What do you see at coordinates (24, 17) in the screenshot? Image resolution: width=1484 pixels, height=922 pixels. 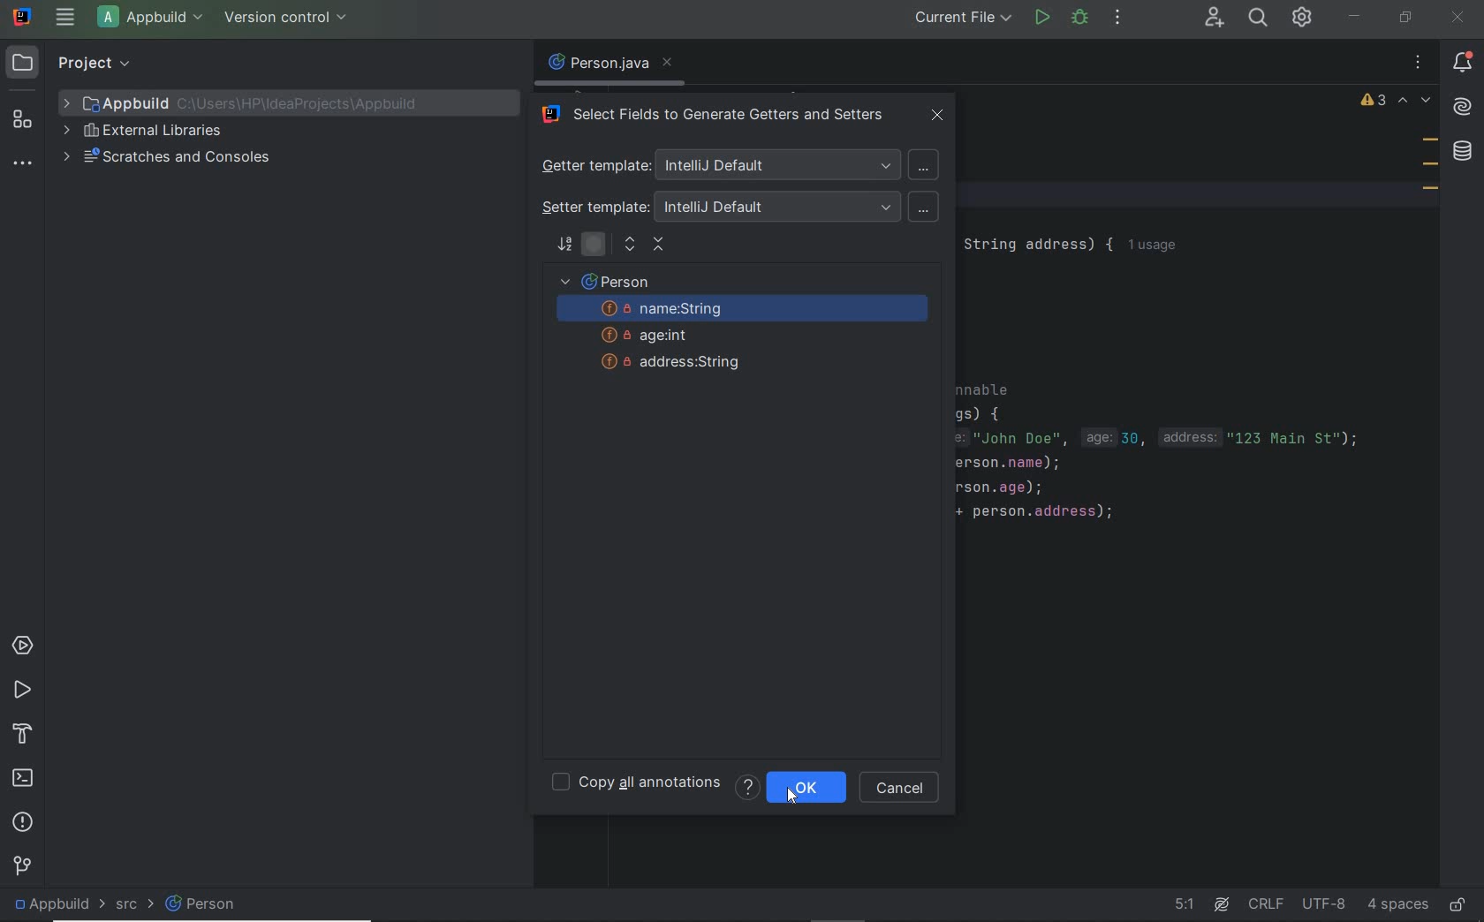 I see `system name` at bounding box center [24, 17].